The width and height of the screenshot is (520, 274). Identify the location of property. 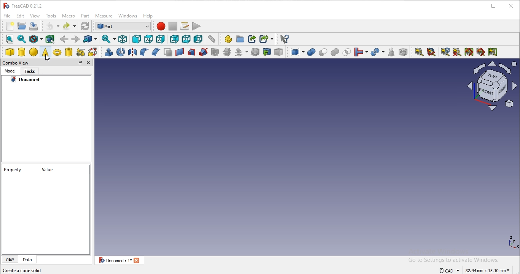
(13, 170).